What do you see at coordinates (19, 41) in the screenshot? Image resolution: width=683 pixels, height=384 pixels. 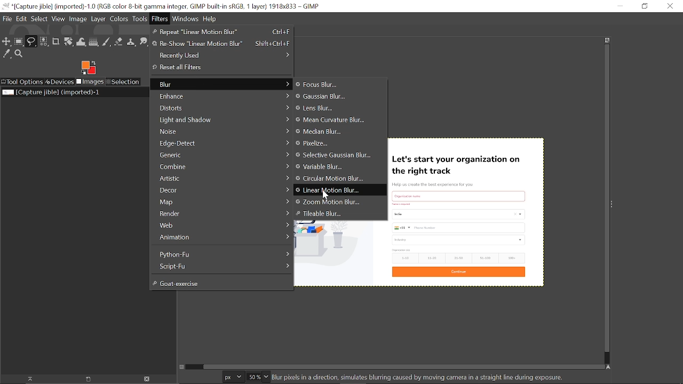 I see `Rectangular select tool` at bounding box center [19, 41].